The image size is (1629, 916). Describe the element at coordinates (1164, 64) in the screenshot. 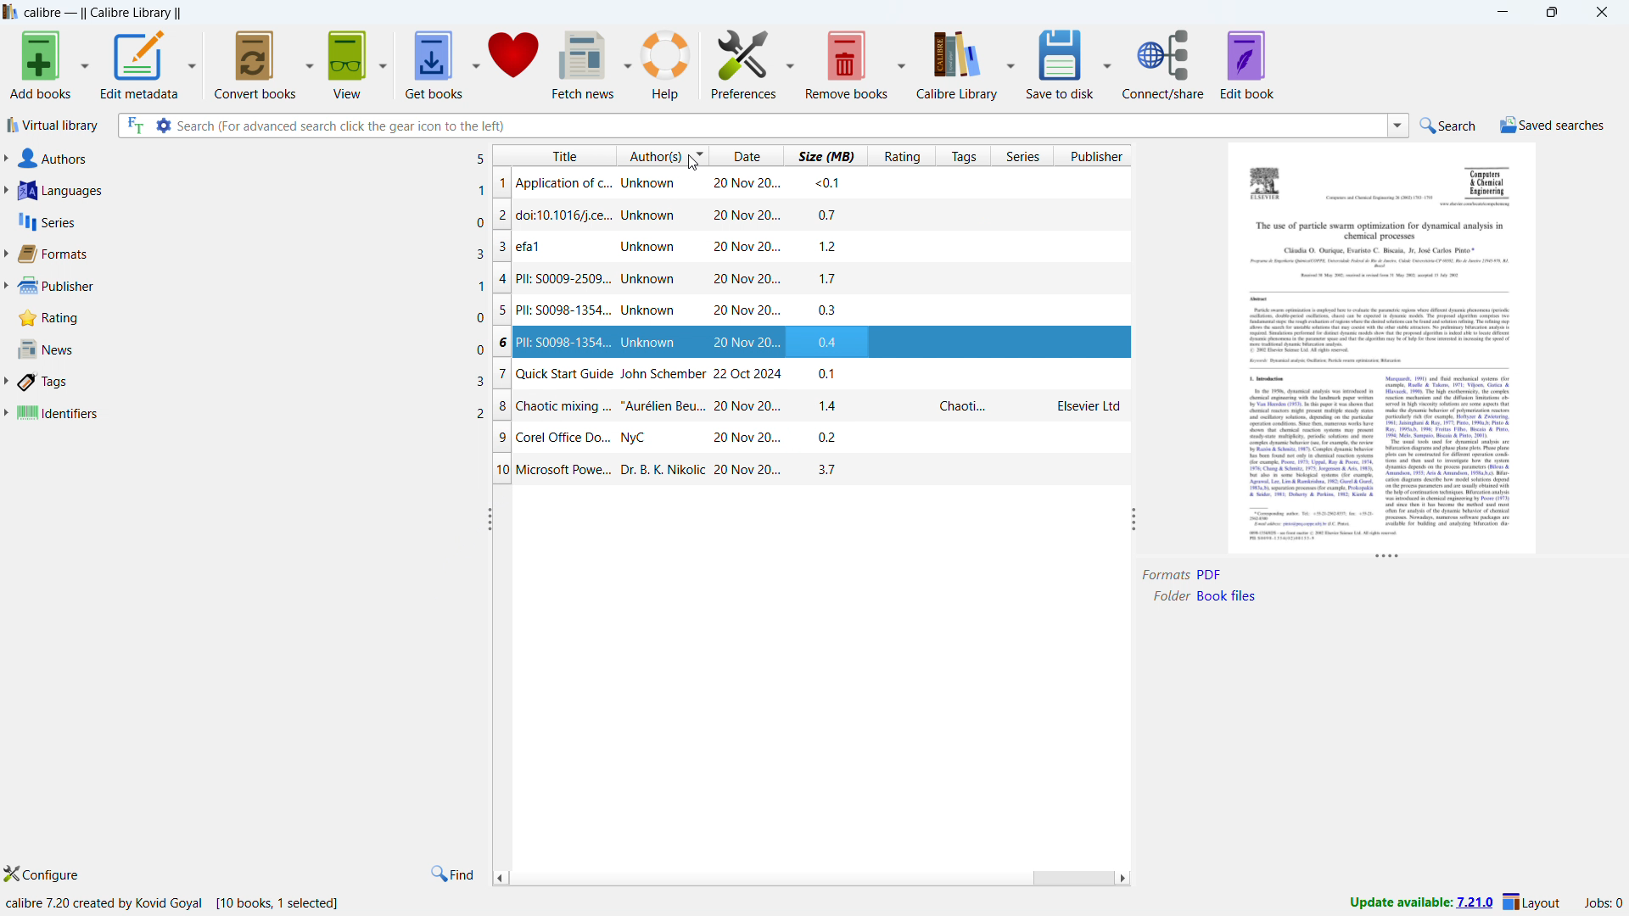

I see `connect/share` at that location.